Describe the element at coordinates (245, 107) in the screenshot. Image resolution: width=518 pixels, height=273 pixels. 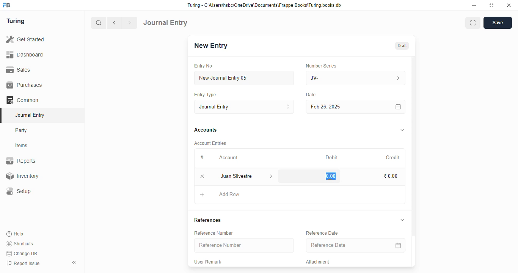
I see `journal entry` at that location.